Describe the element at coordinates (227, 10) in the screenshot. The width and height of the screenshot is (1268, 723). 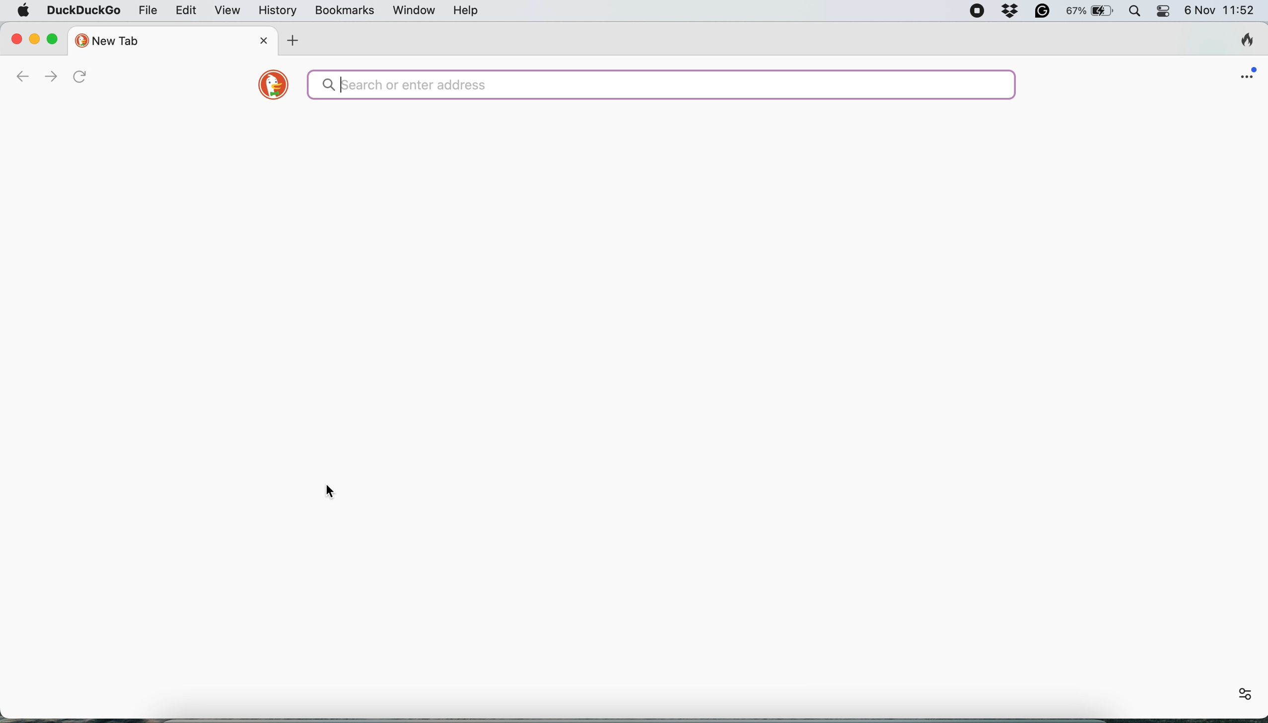
I see `view` at that location.